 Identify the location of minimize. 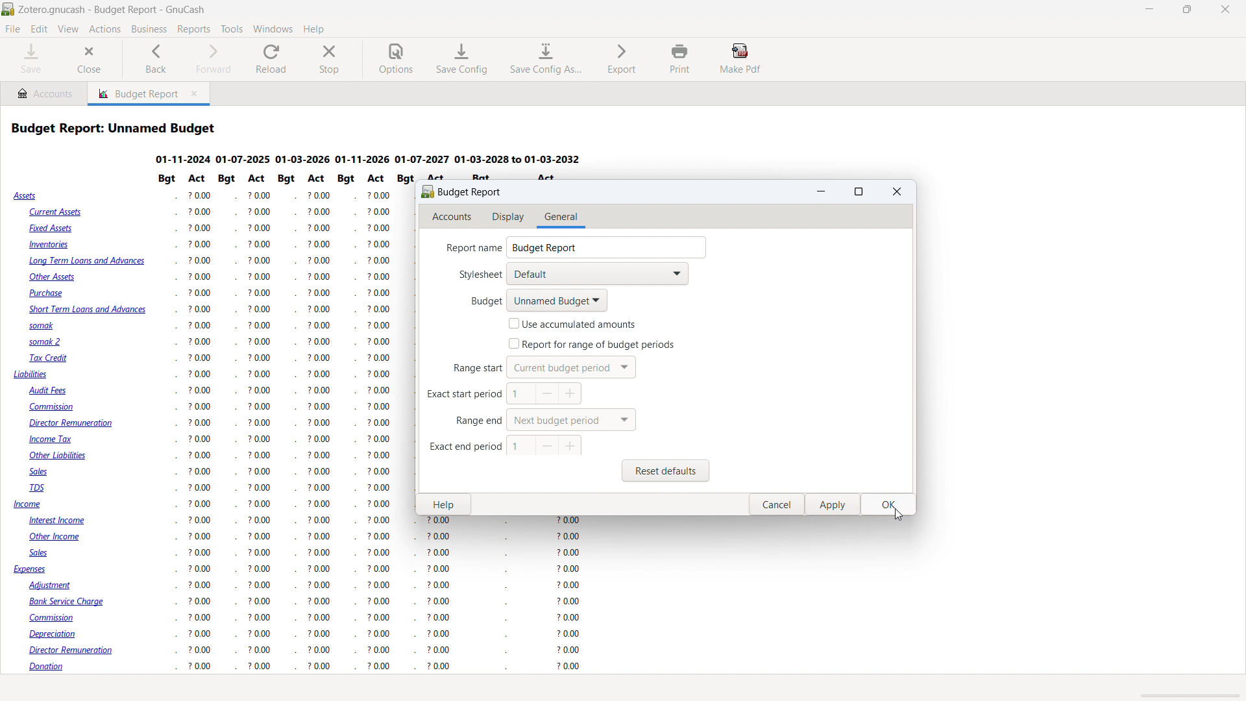
(822, 191).